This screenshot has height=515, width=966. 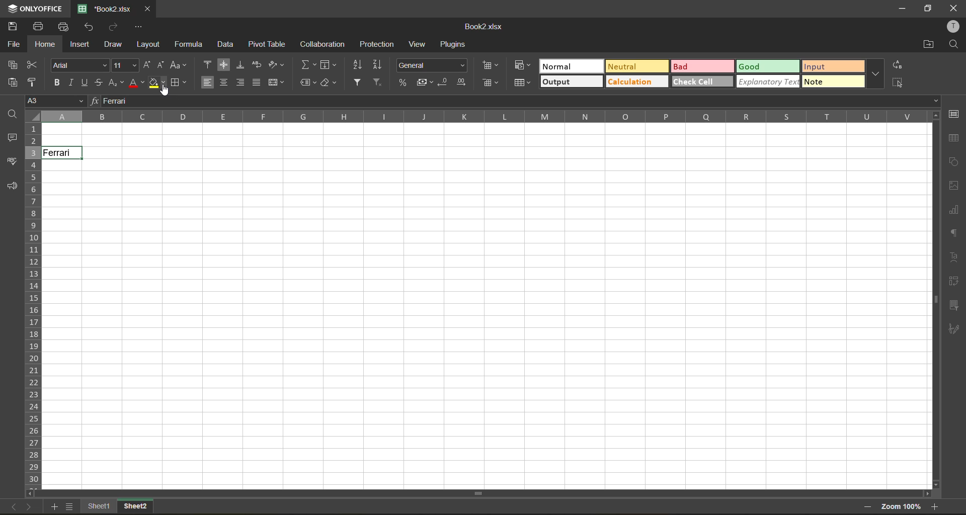 I want to click on next, so click(x=31, y=507).